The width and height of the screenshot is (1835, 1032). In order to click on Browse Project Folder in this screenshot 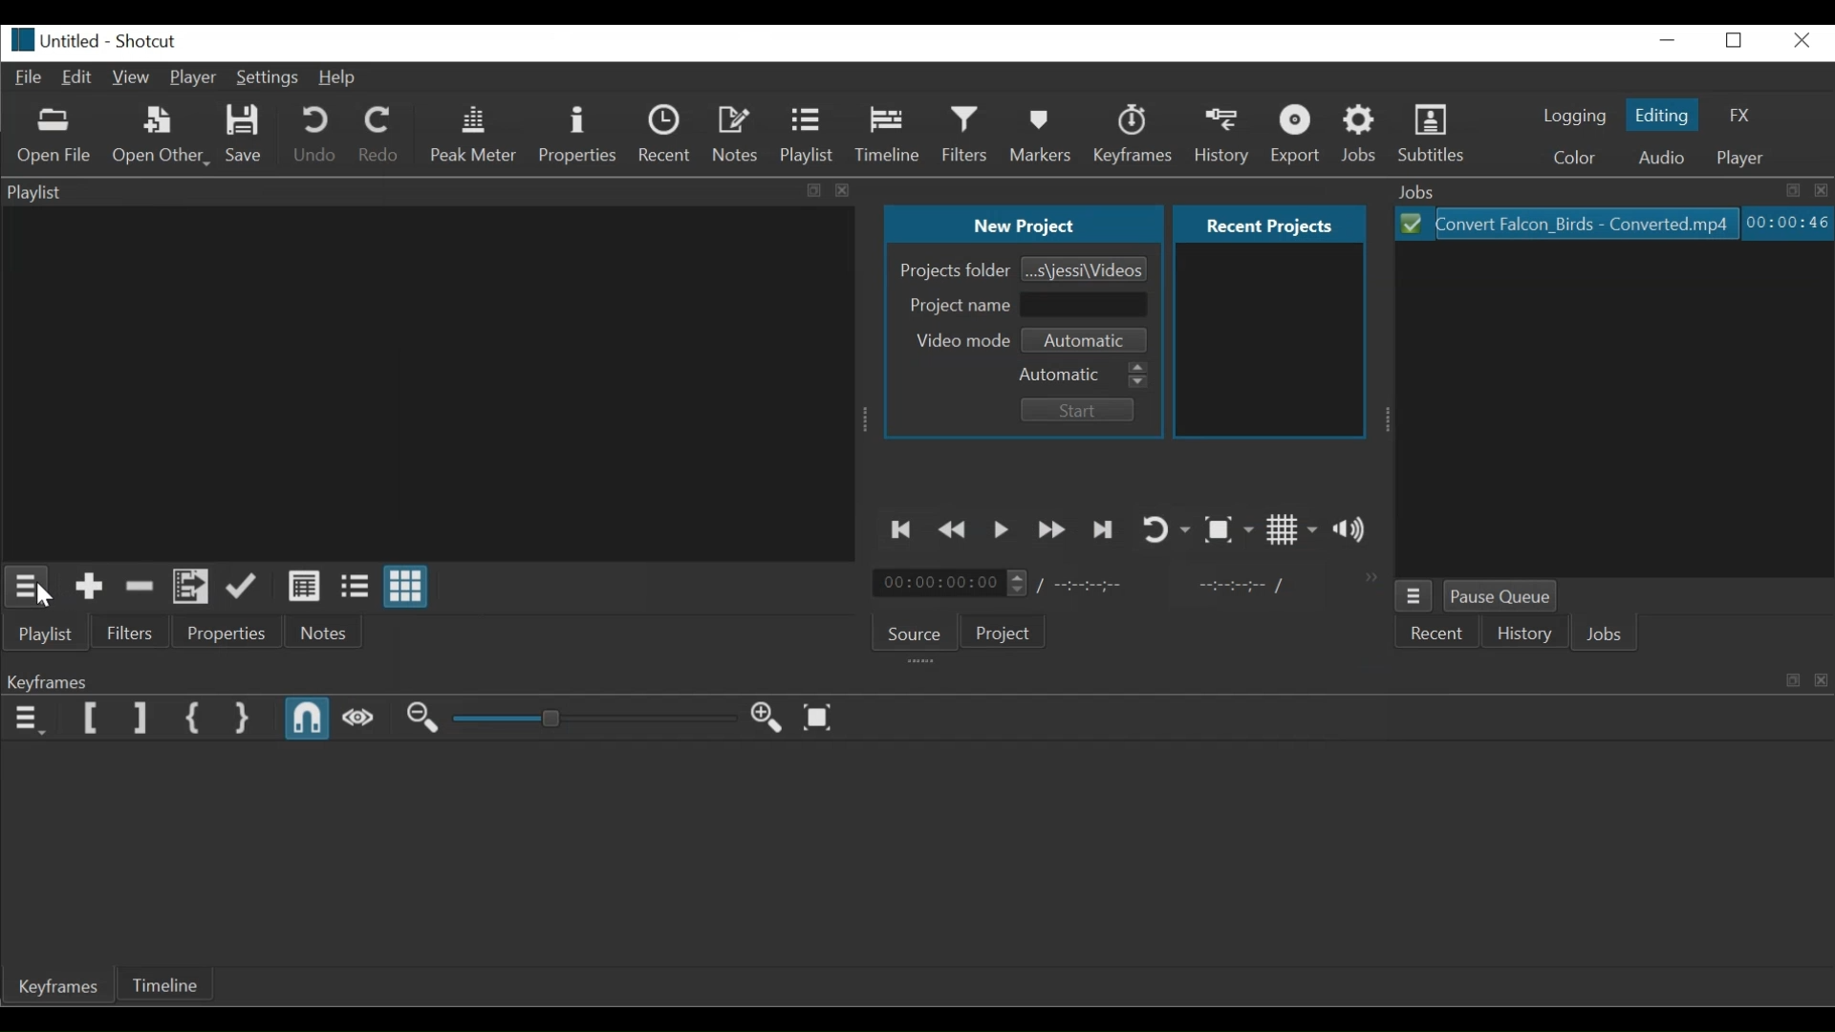, I will do `click(1083, 269)`.